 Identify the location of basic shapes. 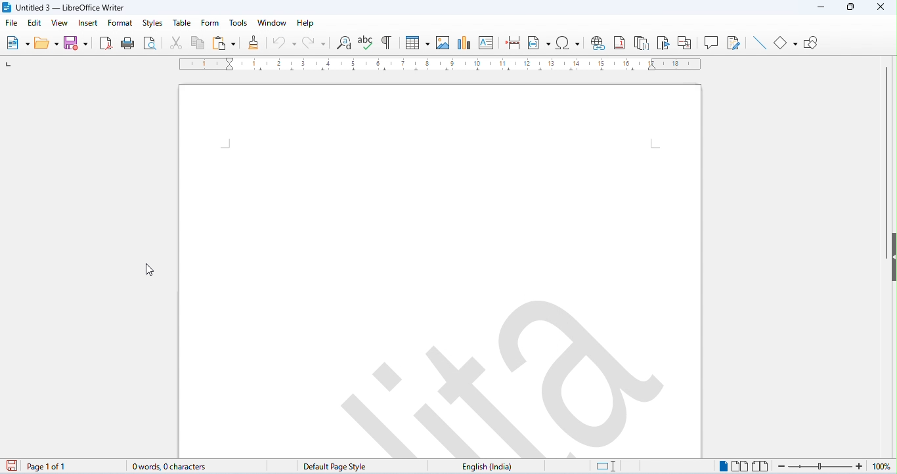
(787, 43).